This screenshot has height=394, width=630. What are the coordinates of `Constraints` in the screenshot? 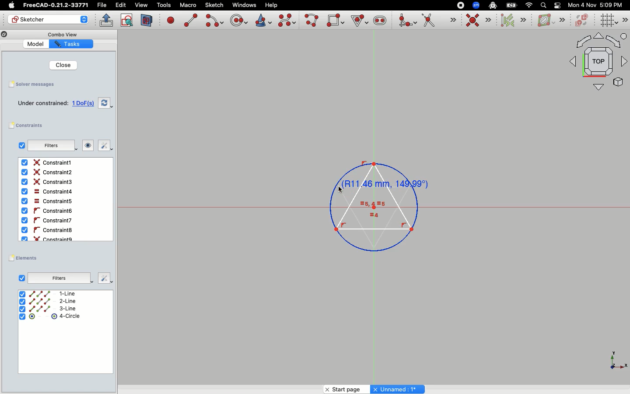 It's located at (29, 126).